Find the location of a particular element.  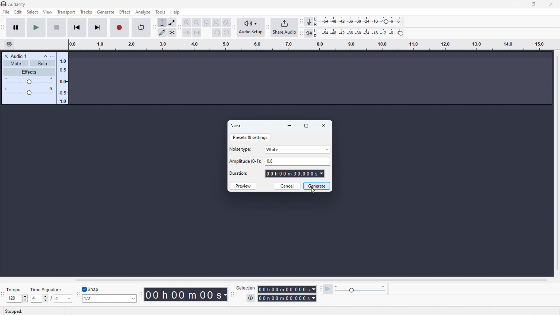

noise dialogbox is located at coordinates (237, 126).